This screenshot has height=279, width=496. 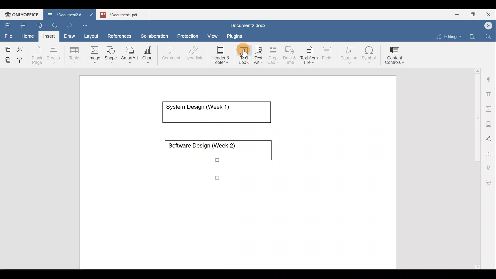 I want to click on Date & time, so click(x=290, y=54).